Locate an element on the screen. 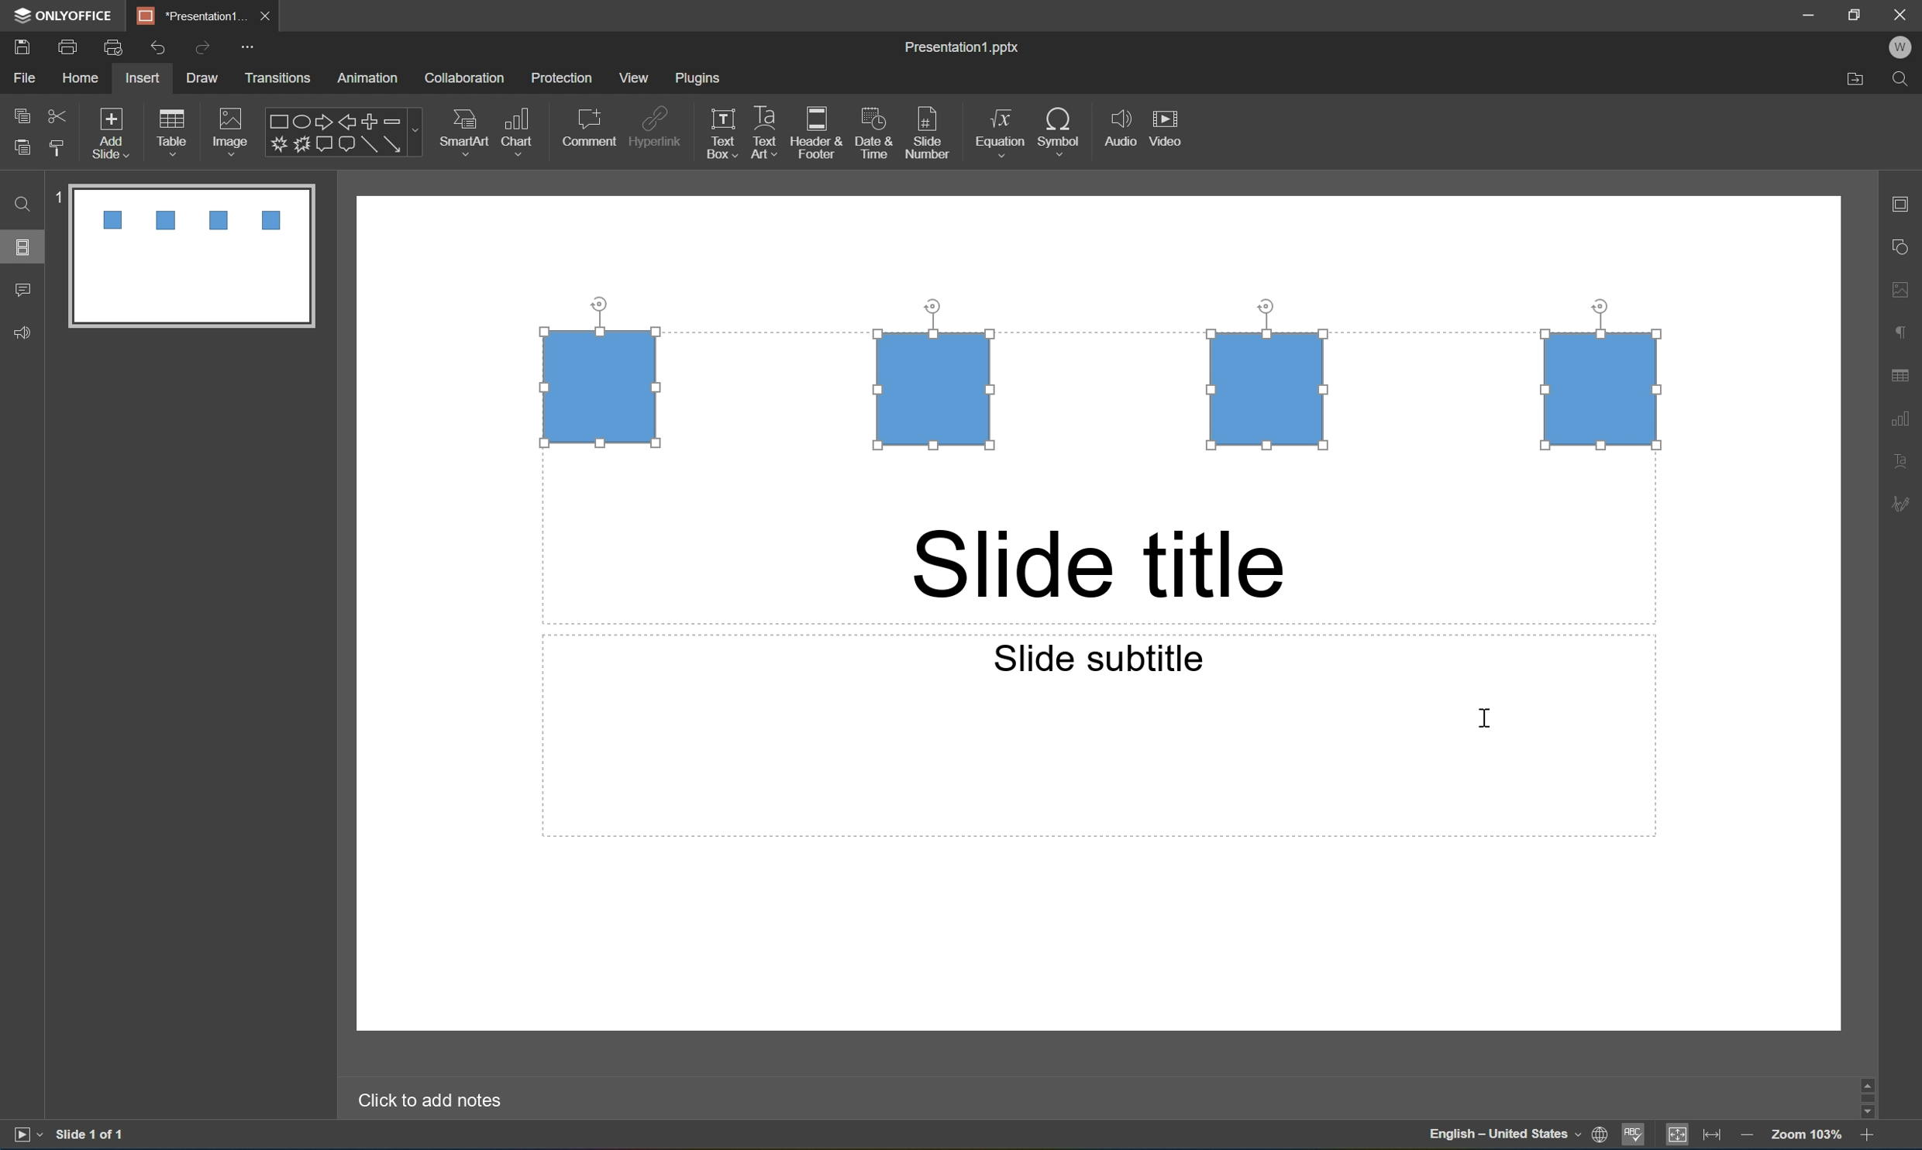 The height and width of the screenshot is (1150, 1922). table is located at coordinates (178, 128).